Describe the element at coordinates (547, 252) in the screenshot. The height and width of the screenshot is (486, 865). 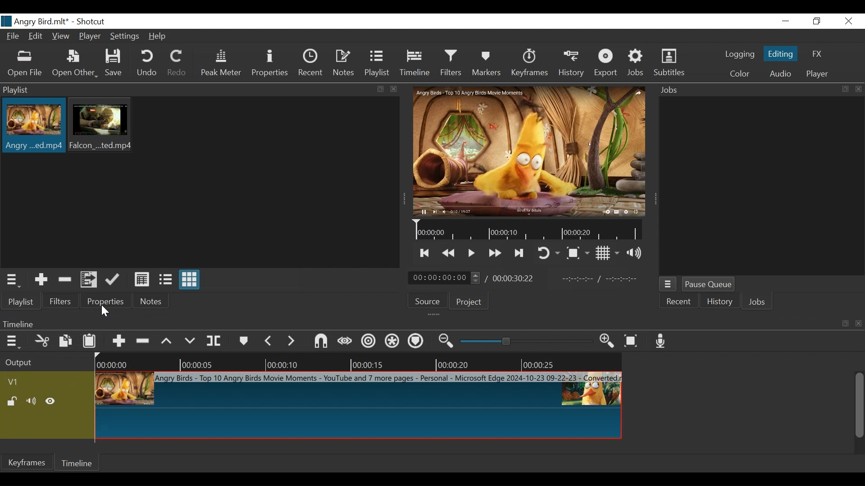
I see `Toggle player looping` at that location.